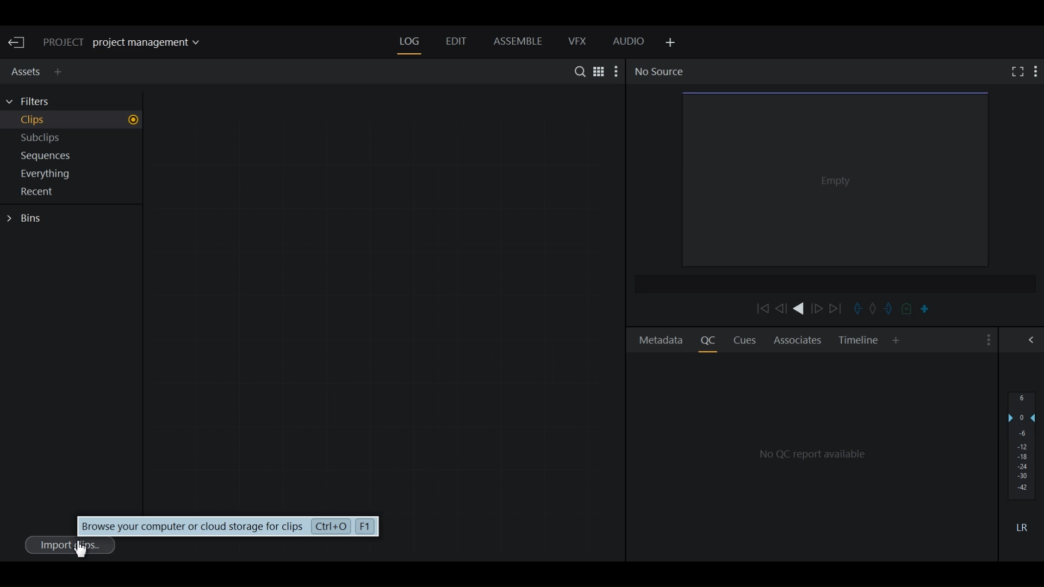 This screenshot has width=1044, height=587. Describe the element at coordinates (780, 309) in the screenshot. I see `Nudge one frame backward` at that location.